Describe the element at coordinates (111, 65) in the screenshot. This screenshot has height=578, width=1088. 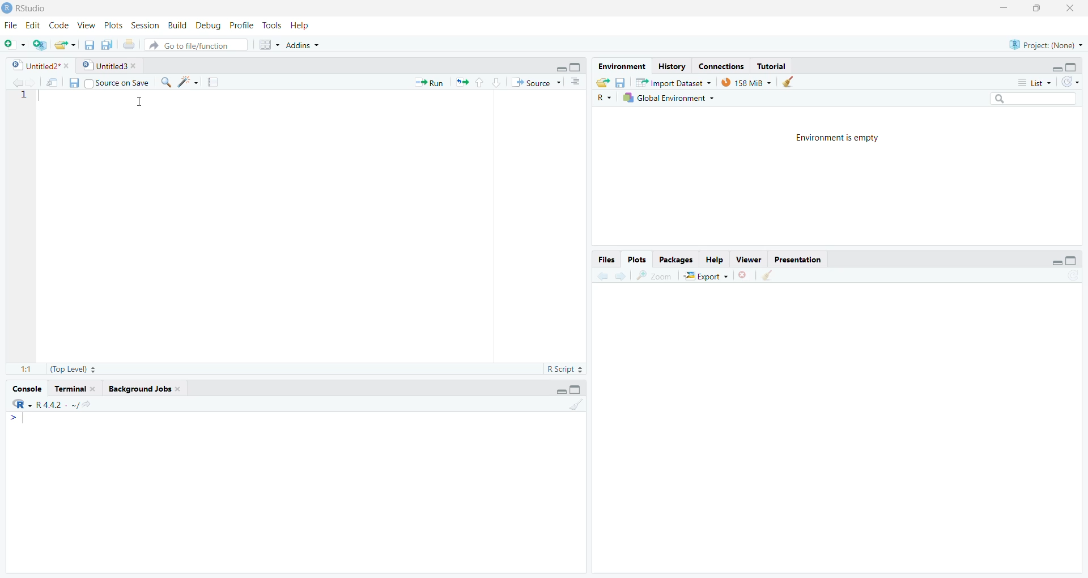
I see `Untitled` at that location.